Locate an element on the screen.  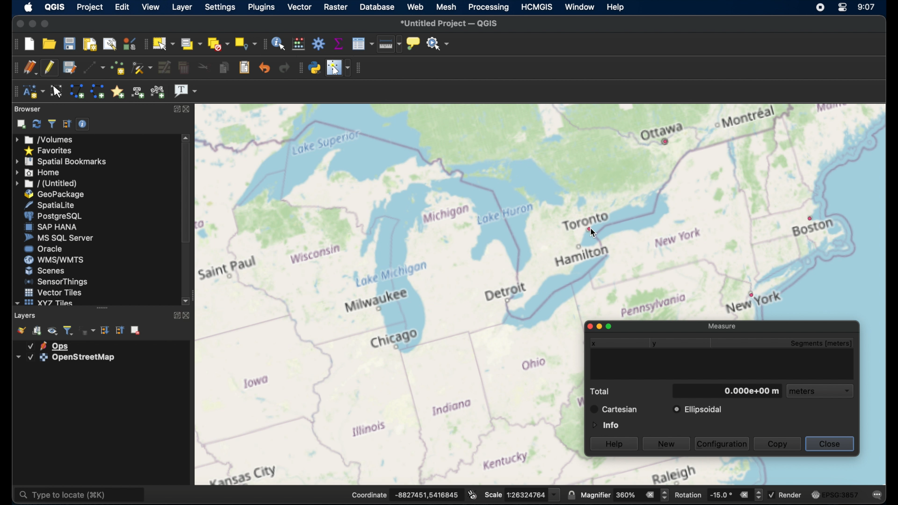
cursor is located at coordinates (594, 231).